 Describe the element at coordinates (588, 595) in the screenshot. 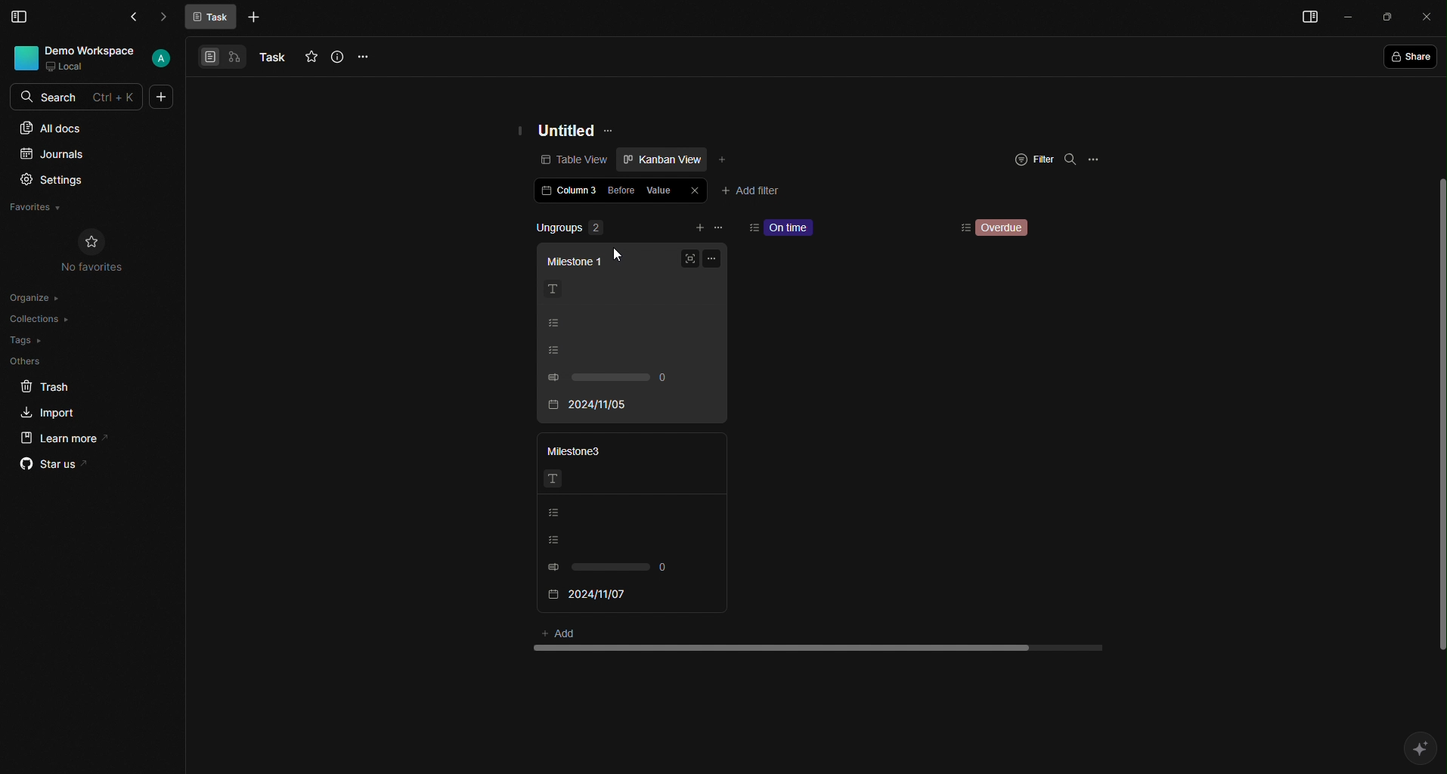

I see `2024/11/07` at that location.